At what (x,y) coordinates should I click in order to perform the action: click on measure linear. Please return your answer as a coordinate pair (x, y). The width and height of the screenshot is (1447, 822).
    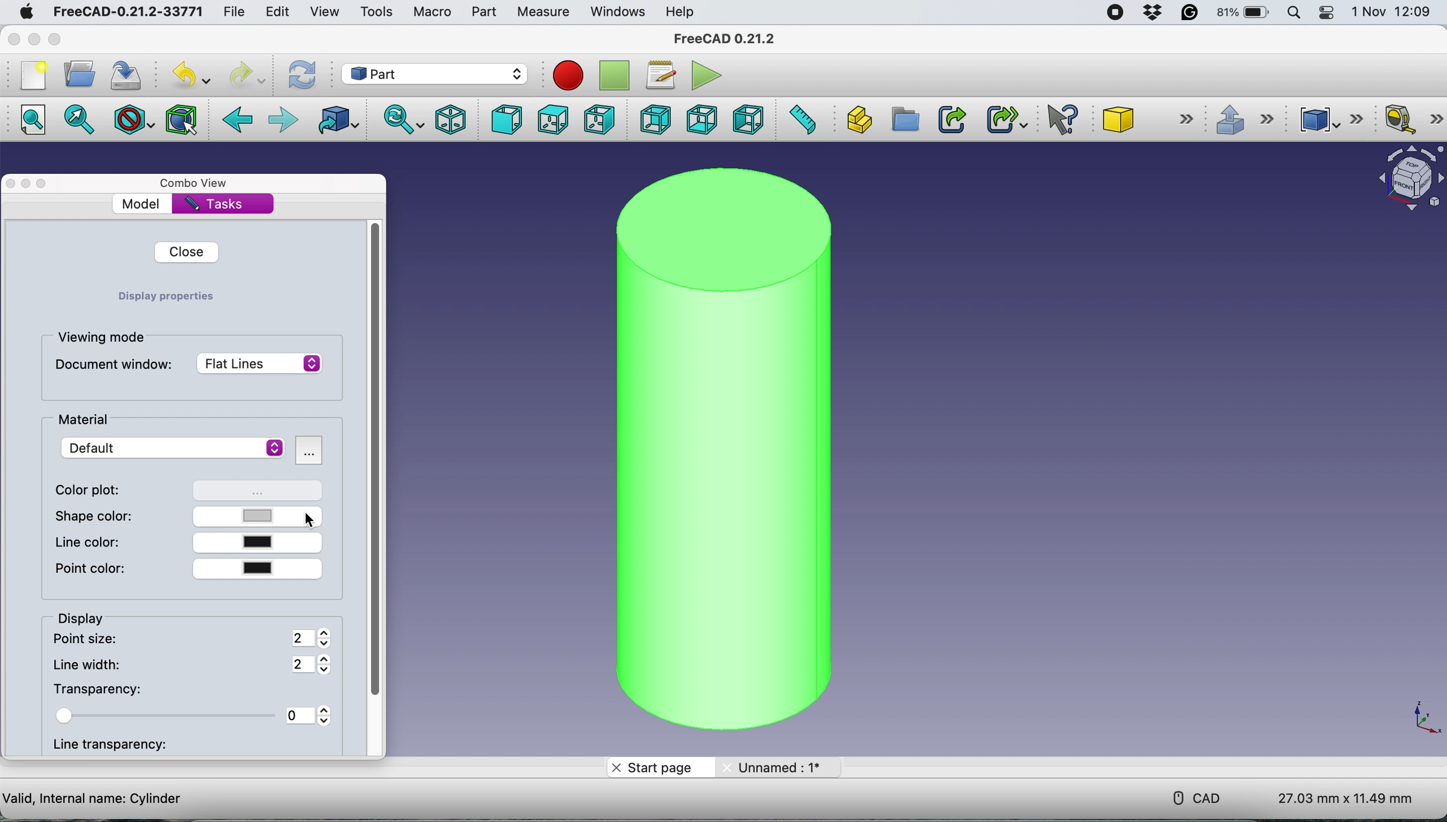
    Looking at the image, I should click on (1411, 120).